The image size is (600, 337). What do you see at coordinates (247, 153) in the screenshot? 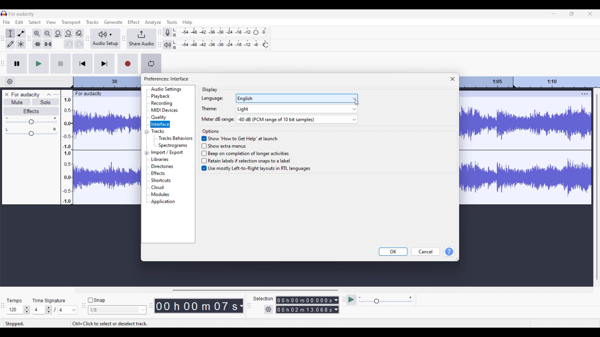
I see `Beep on completion of longer activities` at bounding box center [247, 153].